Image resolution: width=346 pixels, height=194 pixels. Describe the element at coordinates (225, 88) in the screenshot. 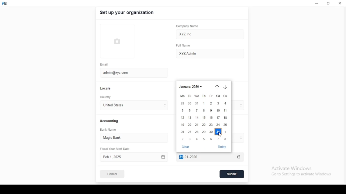

I see `next month` at that location.